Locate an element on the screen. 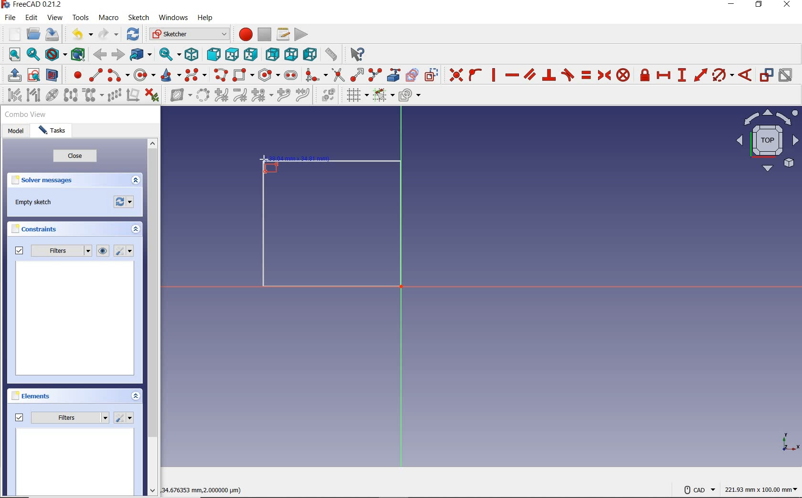 Image resolution: width=802 pixels, height=498 pixels. what's this? is located at coordinates (355, 55).